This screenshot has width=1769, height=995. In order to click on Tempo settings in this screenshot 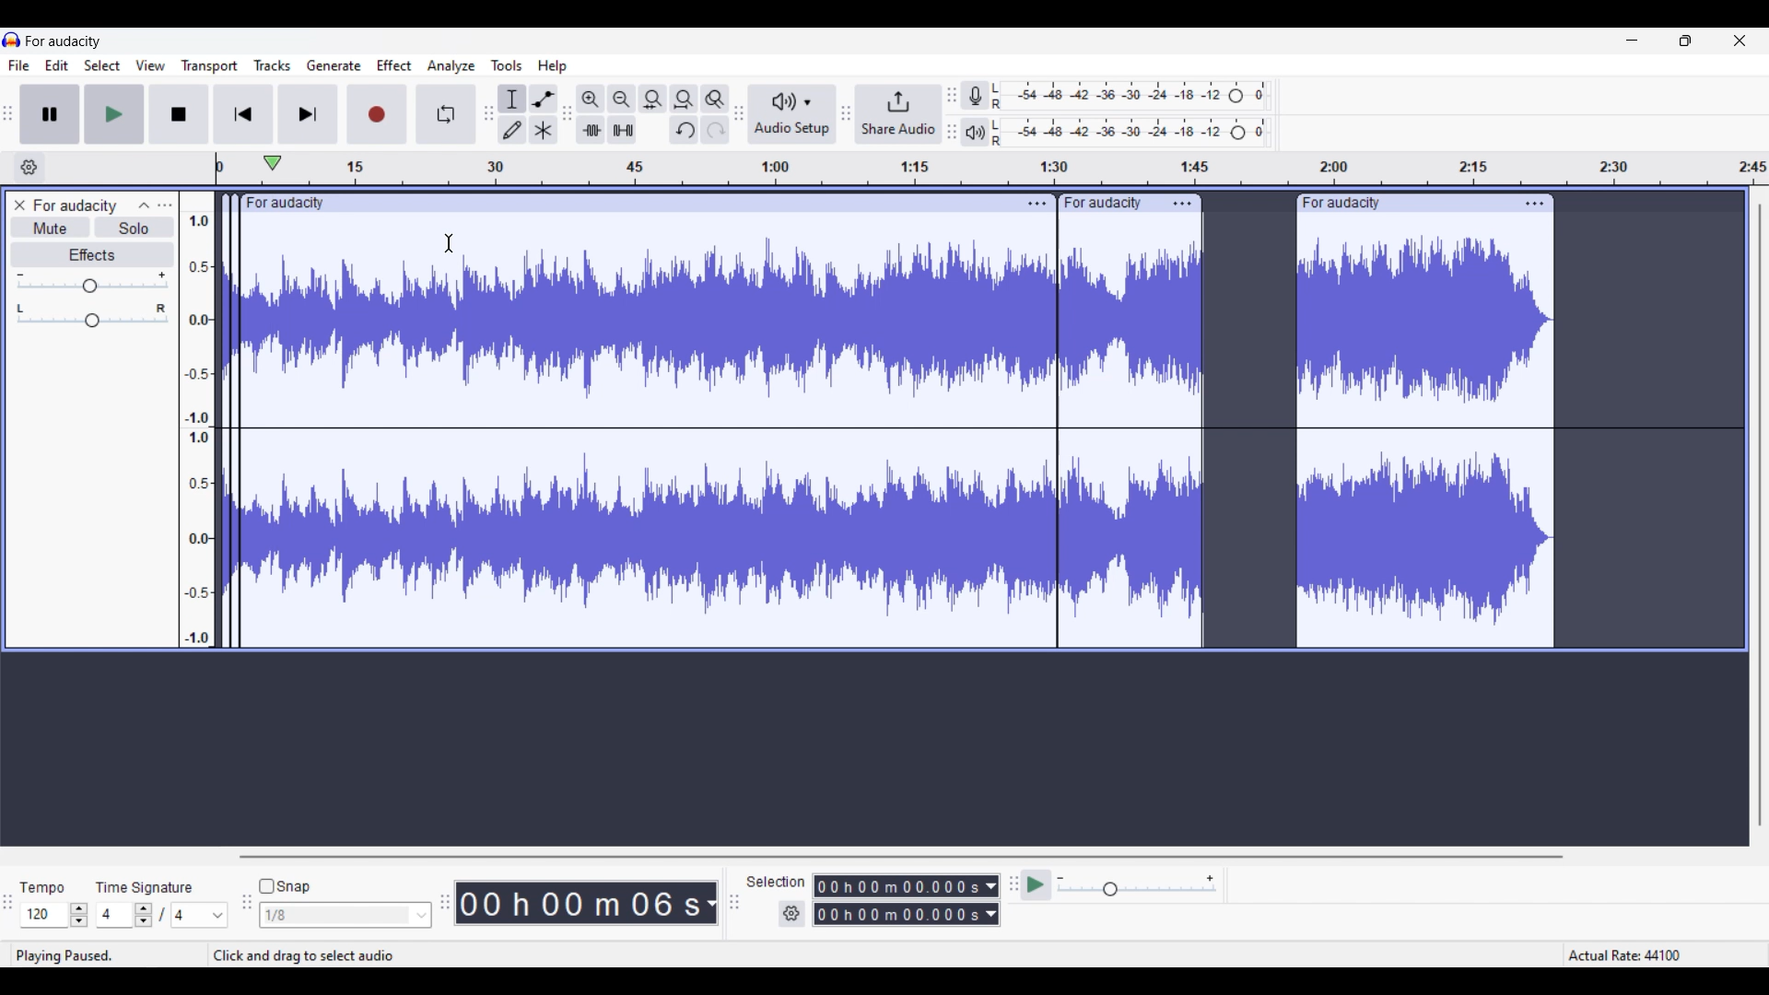, I will do `click(54, 915)`.